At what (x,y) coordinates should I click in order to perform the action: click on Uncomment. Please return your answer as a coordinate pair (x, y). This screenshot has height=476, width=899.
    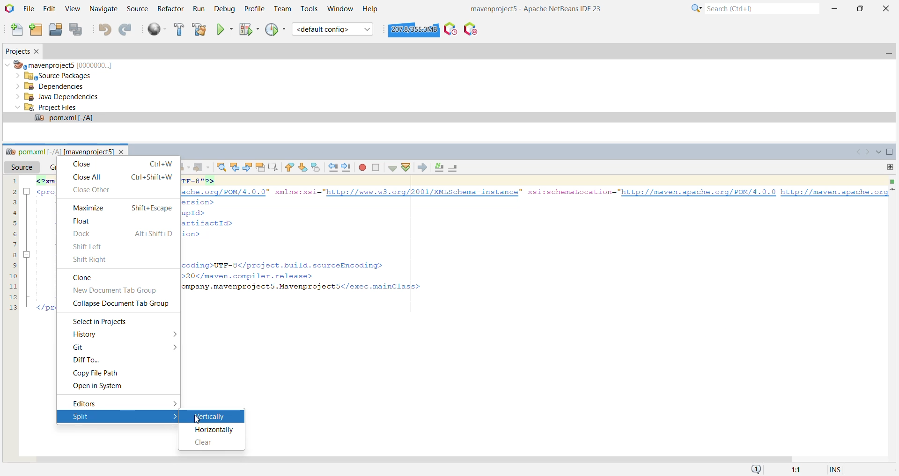
    Looking at the image, I should click on (452, 167).